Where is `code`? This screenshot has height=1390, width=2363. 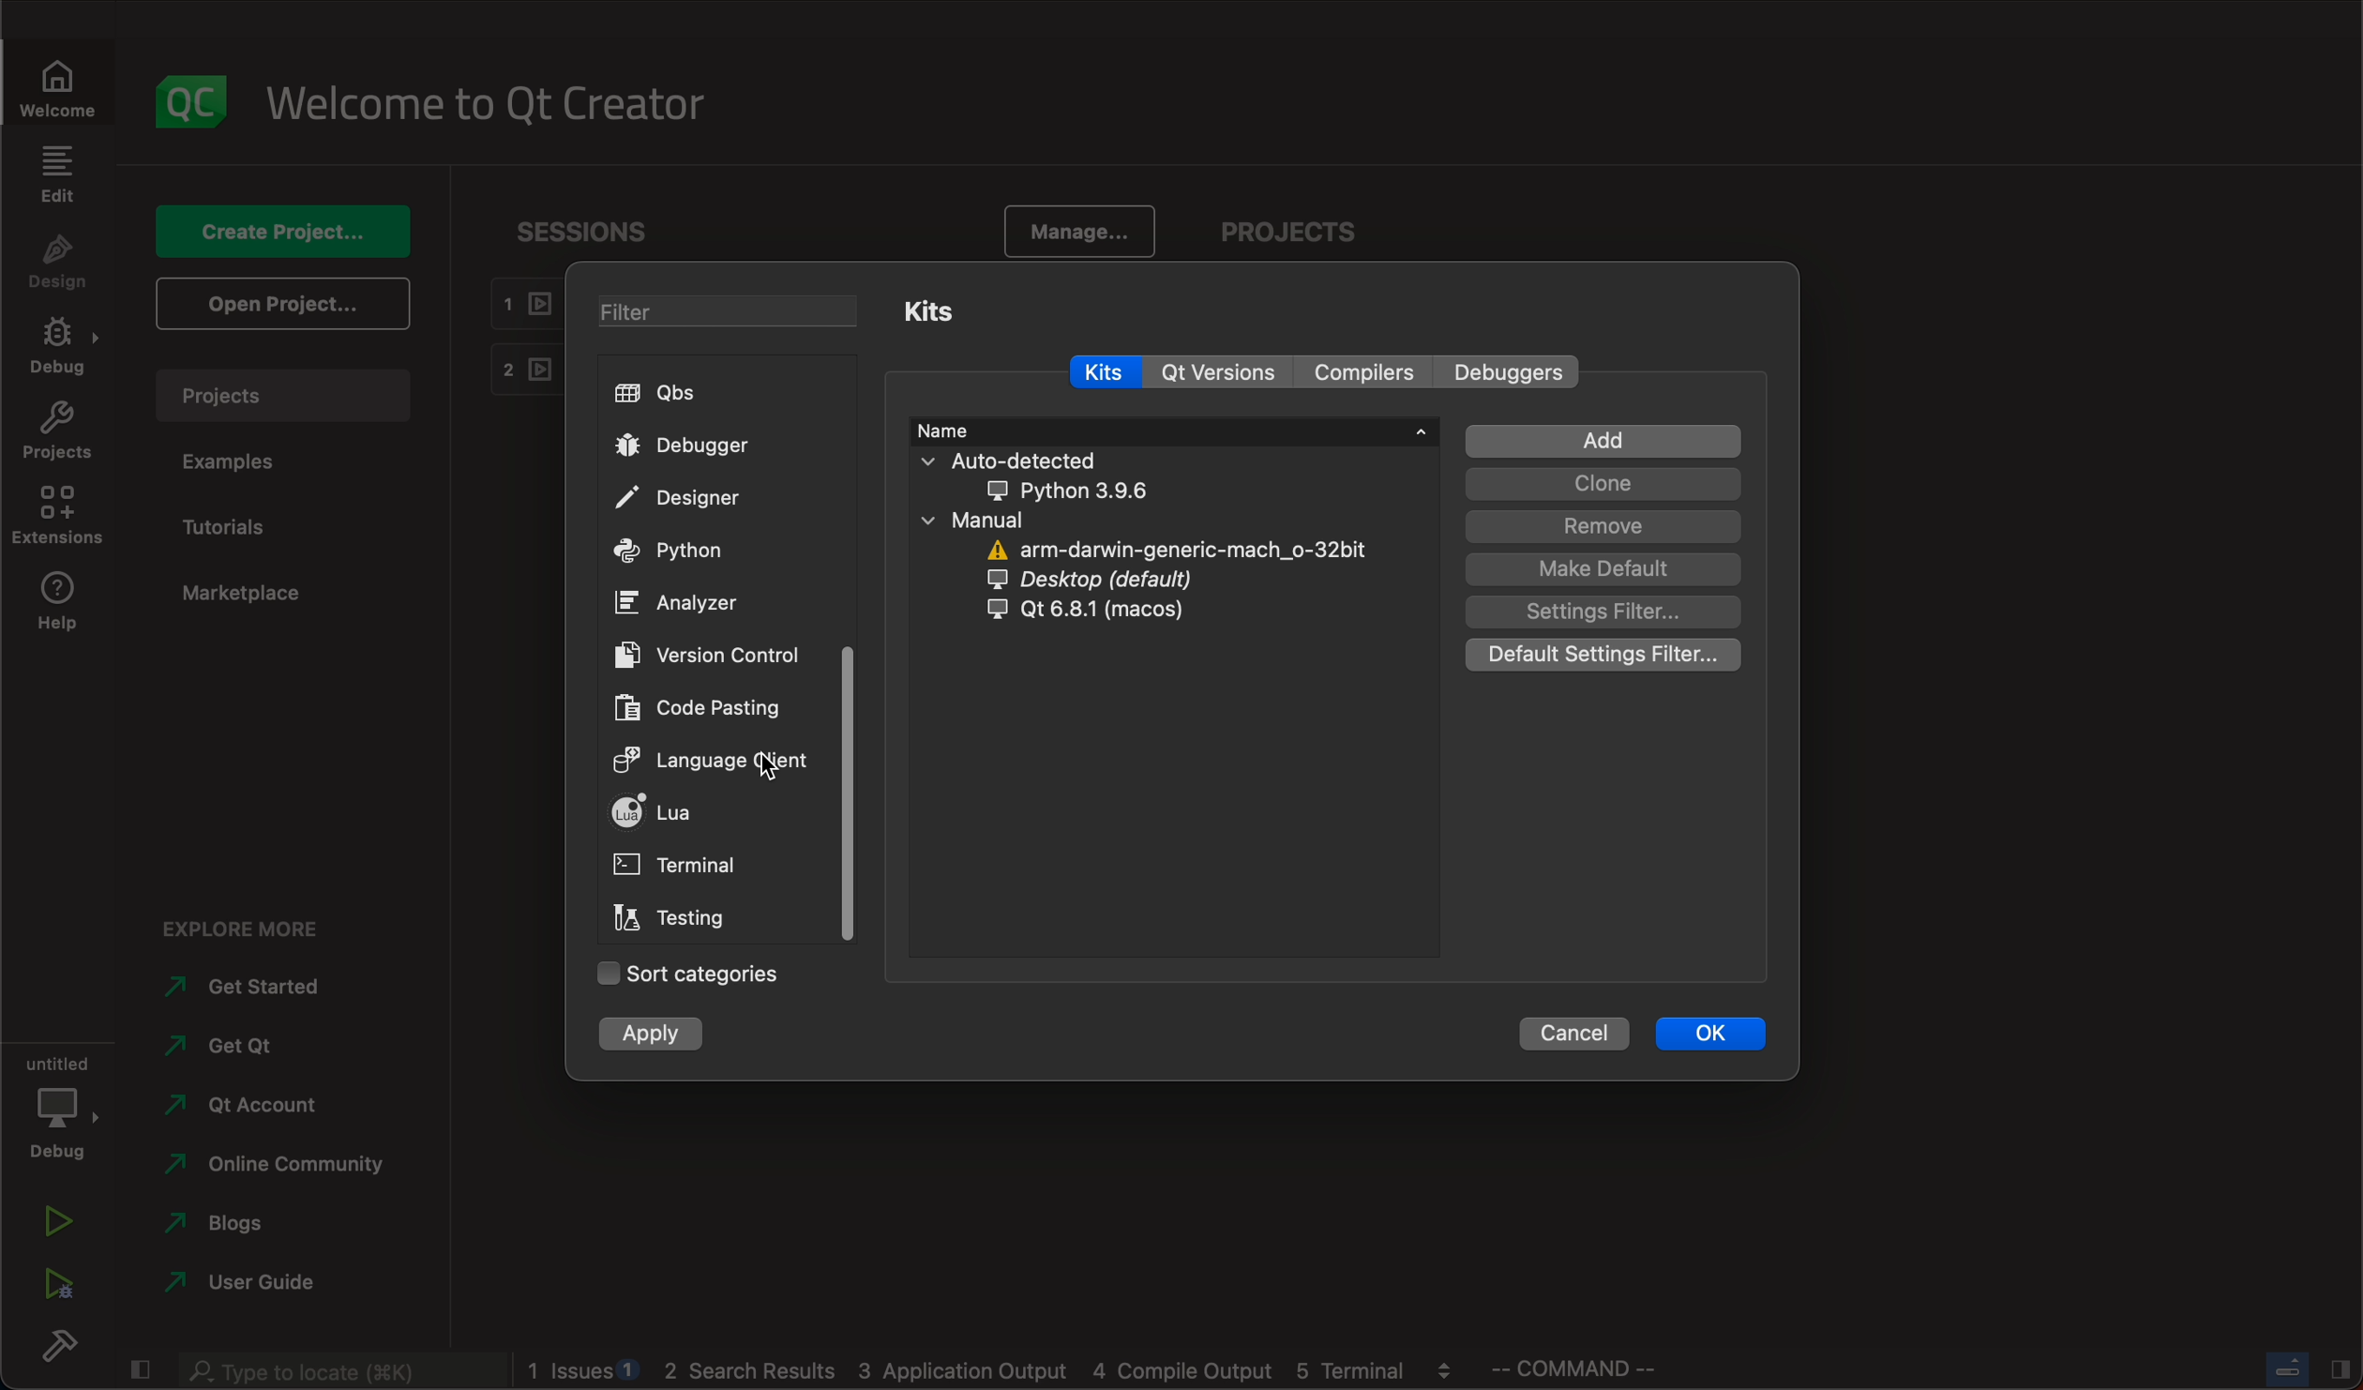 code is located at coordinates (703, 706).